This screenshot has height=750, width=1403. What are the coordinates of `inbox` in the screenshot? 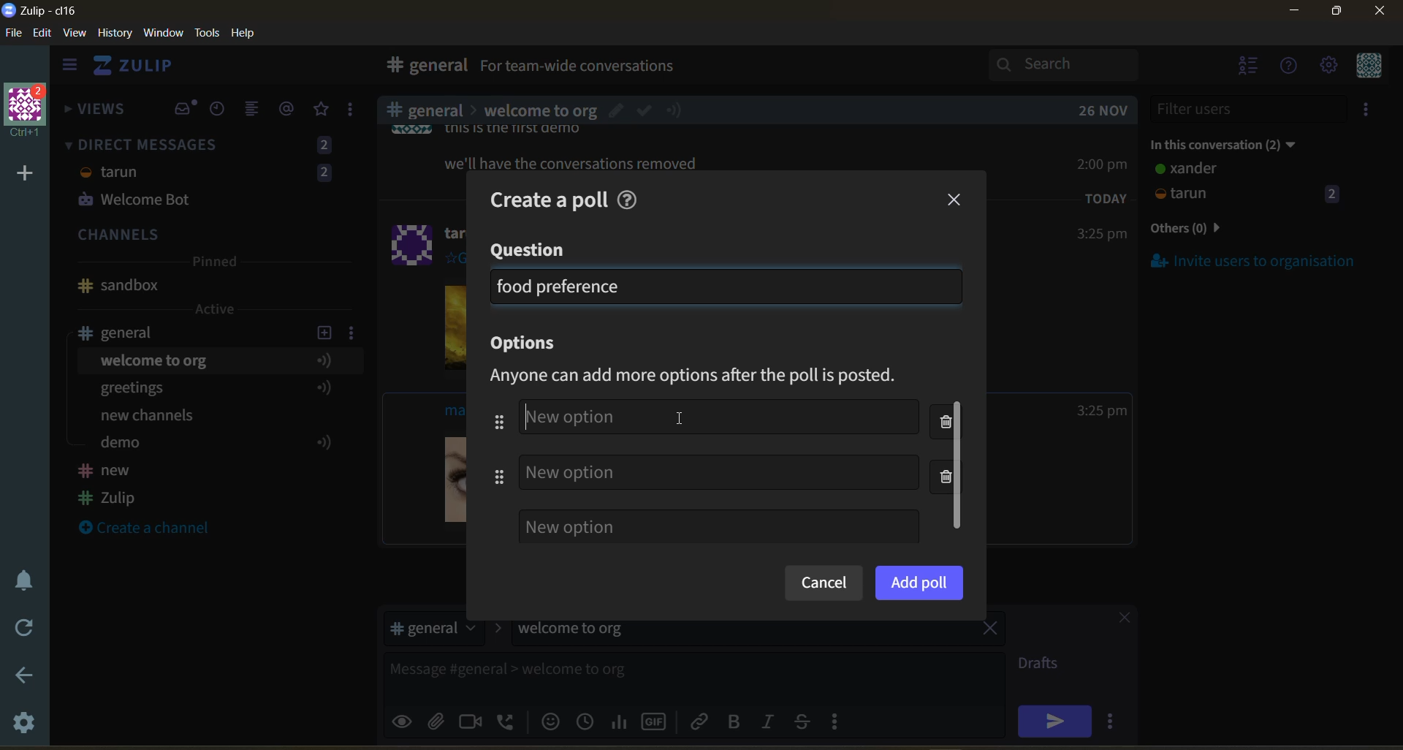 It's located at (185, 109).